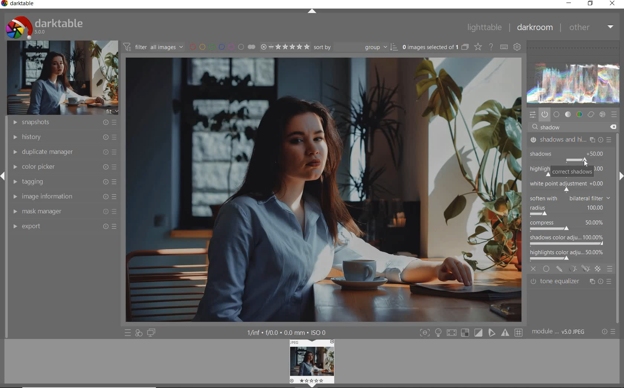  I want to click on snapshots, so click(62, 123).